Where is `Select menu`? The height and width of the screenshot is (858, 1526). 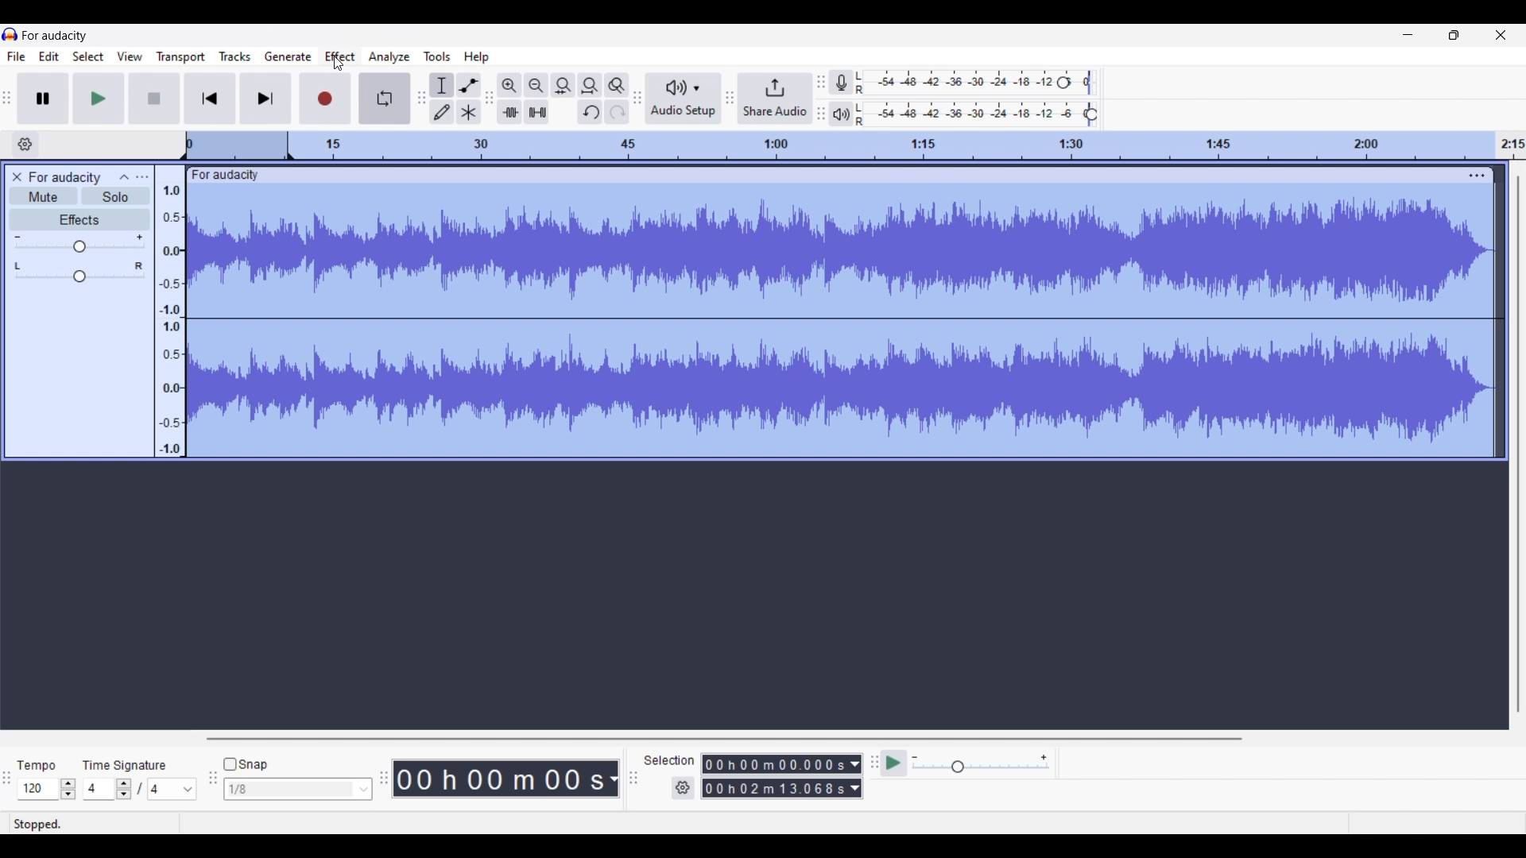
Select menu is located at coordinates (88, 57).